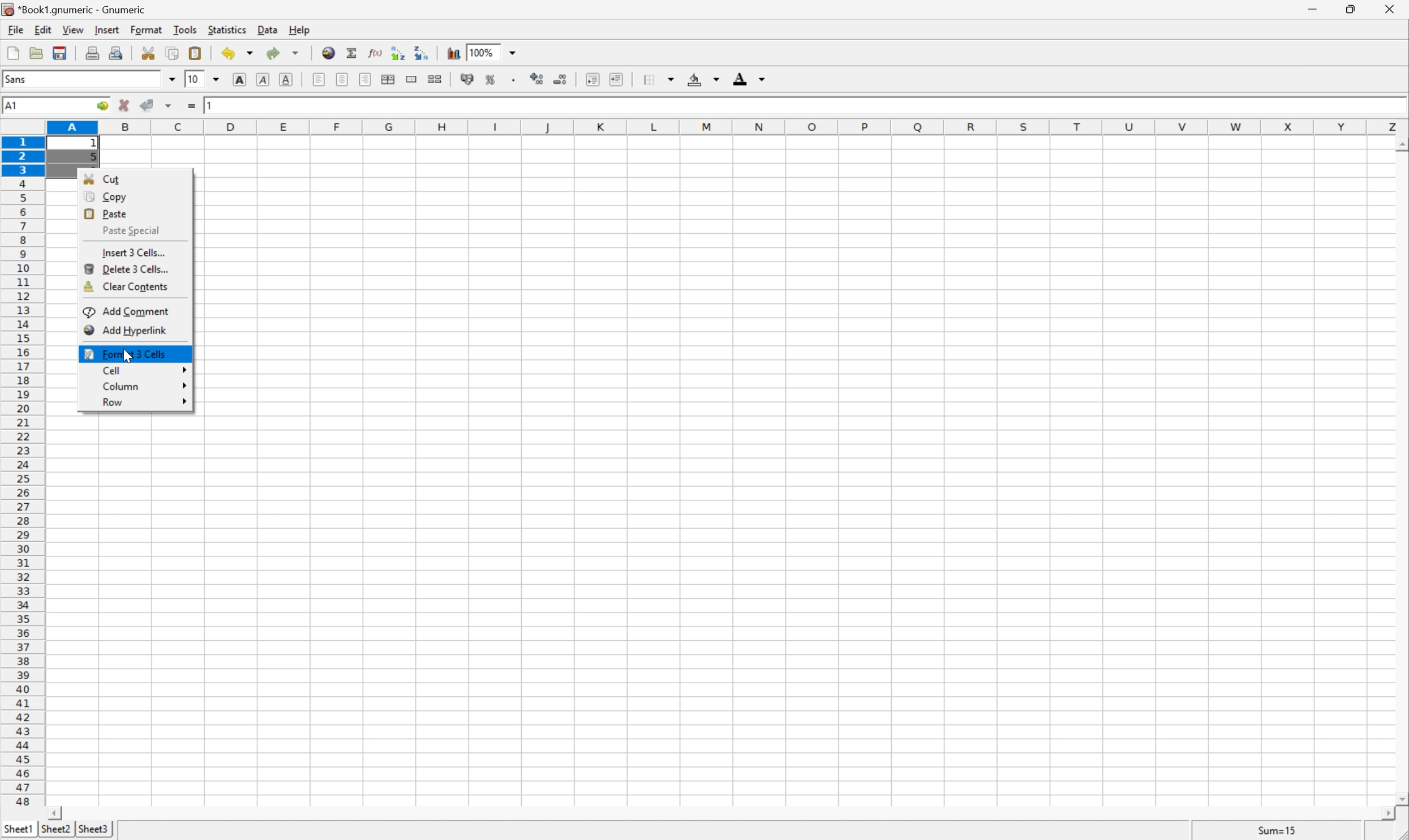 This screenshot has width=1409, height=840. Describe the element at coordinates (343, 79) in the screenshot. I see `align center` at that location.